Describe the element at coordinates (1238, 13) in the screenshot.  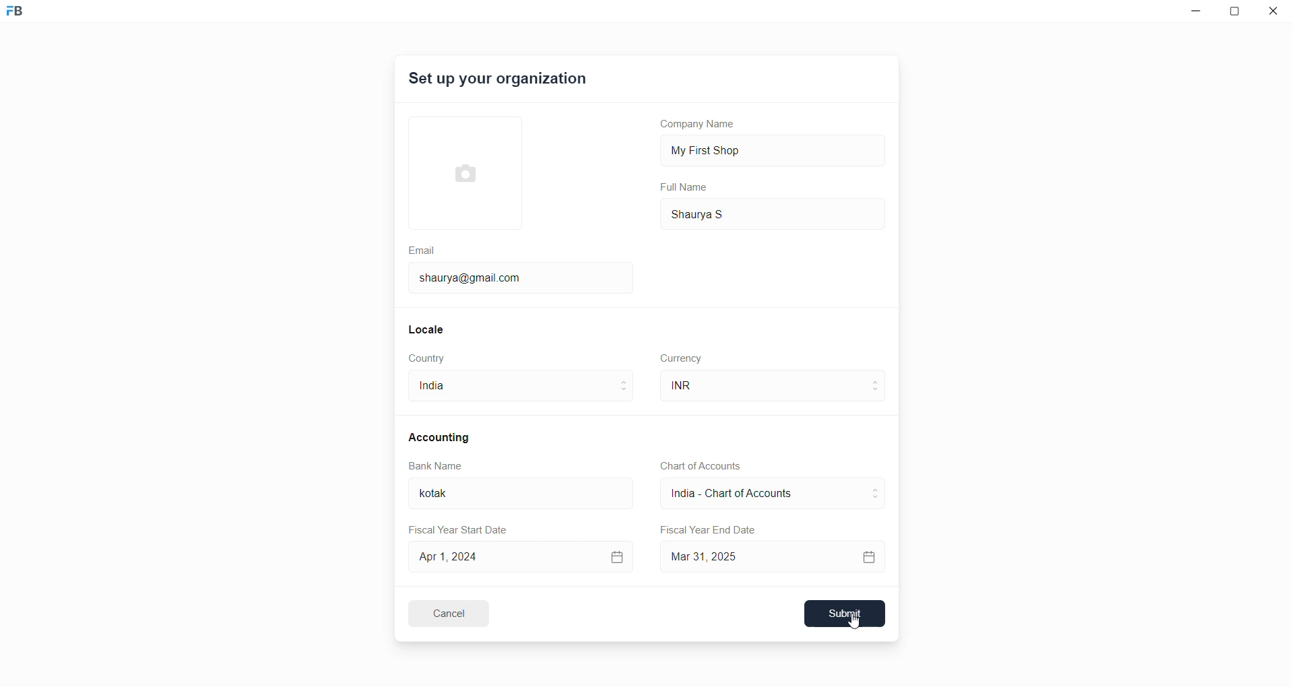
I see `resize ` at that location.